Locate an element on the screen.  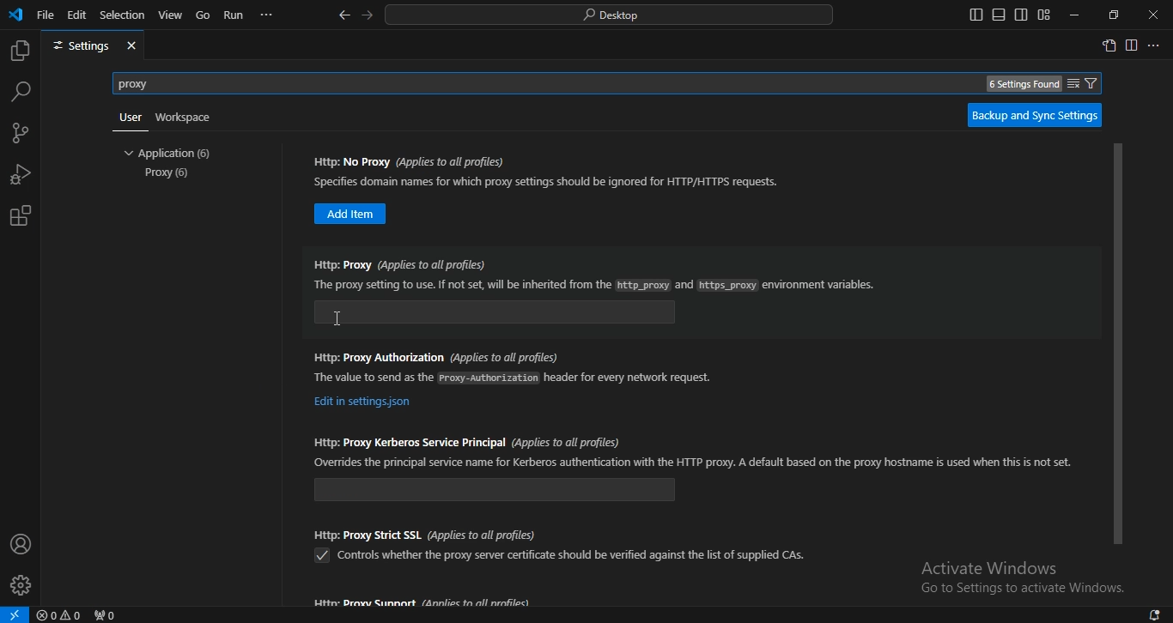
toggle primary side bar is located at coordinates (974, 15).